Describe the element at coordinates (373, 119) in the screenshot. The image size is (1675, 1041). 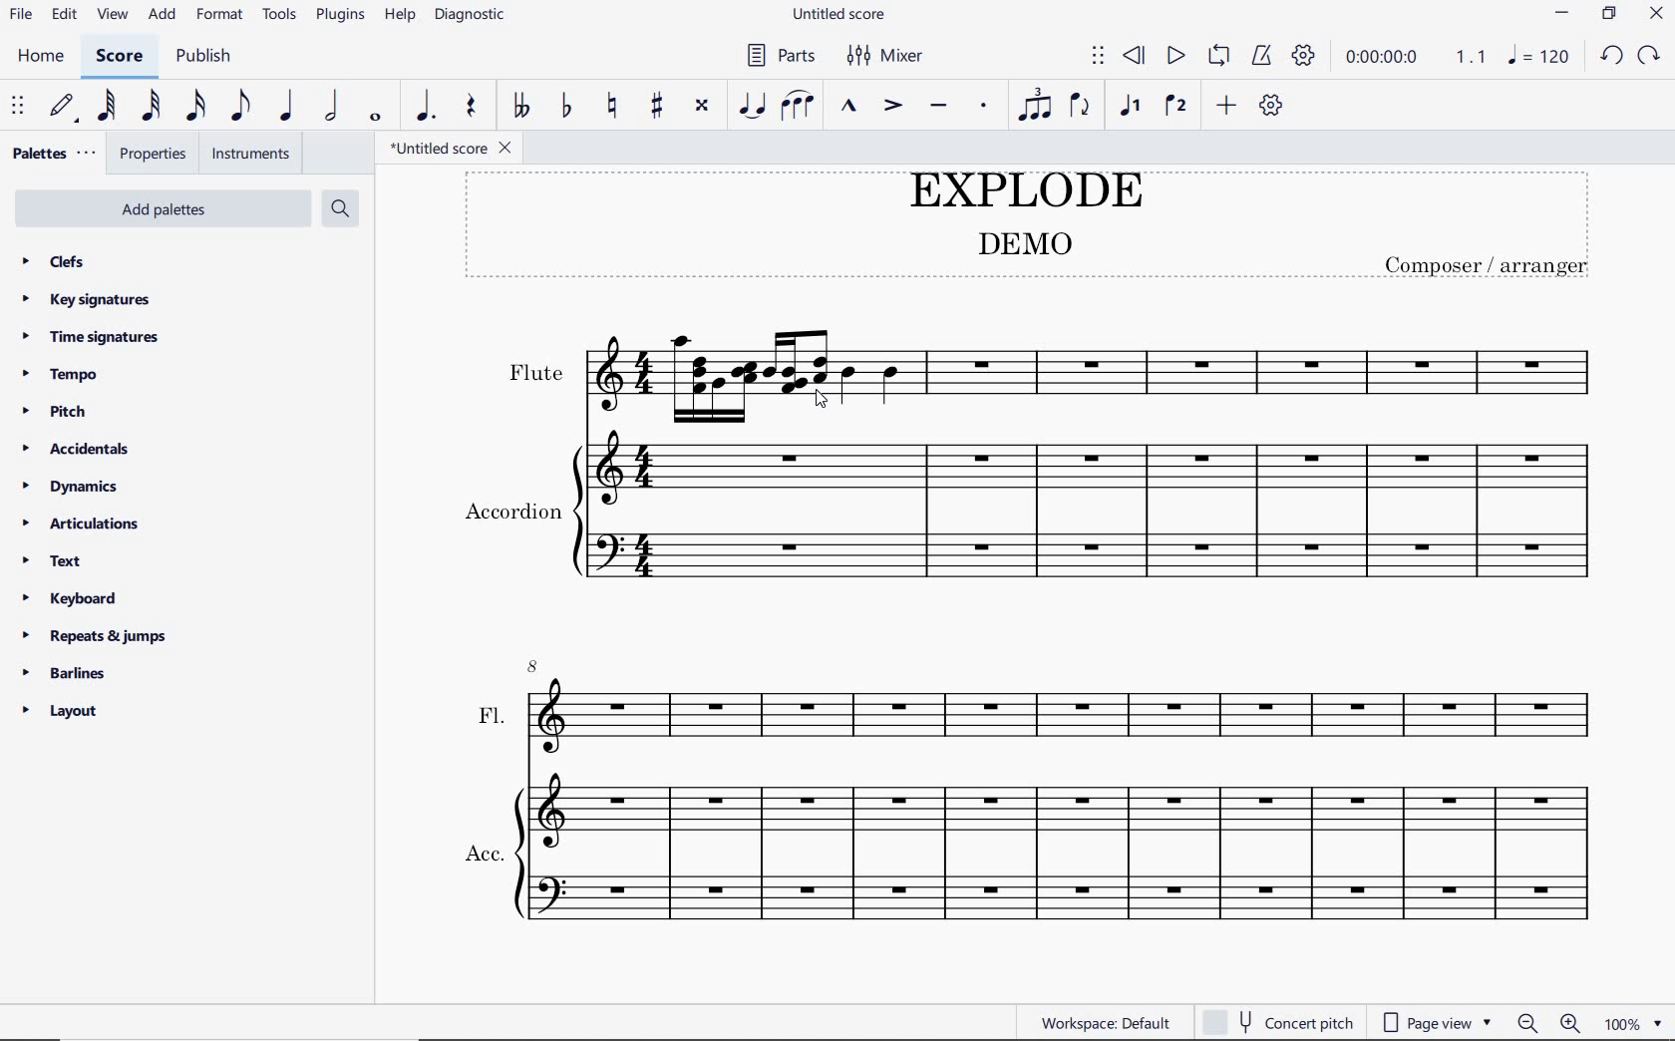
I see `whole note` at that location.